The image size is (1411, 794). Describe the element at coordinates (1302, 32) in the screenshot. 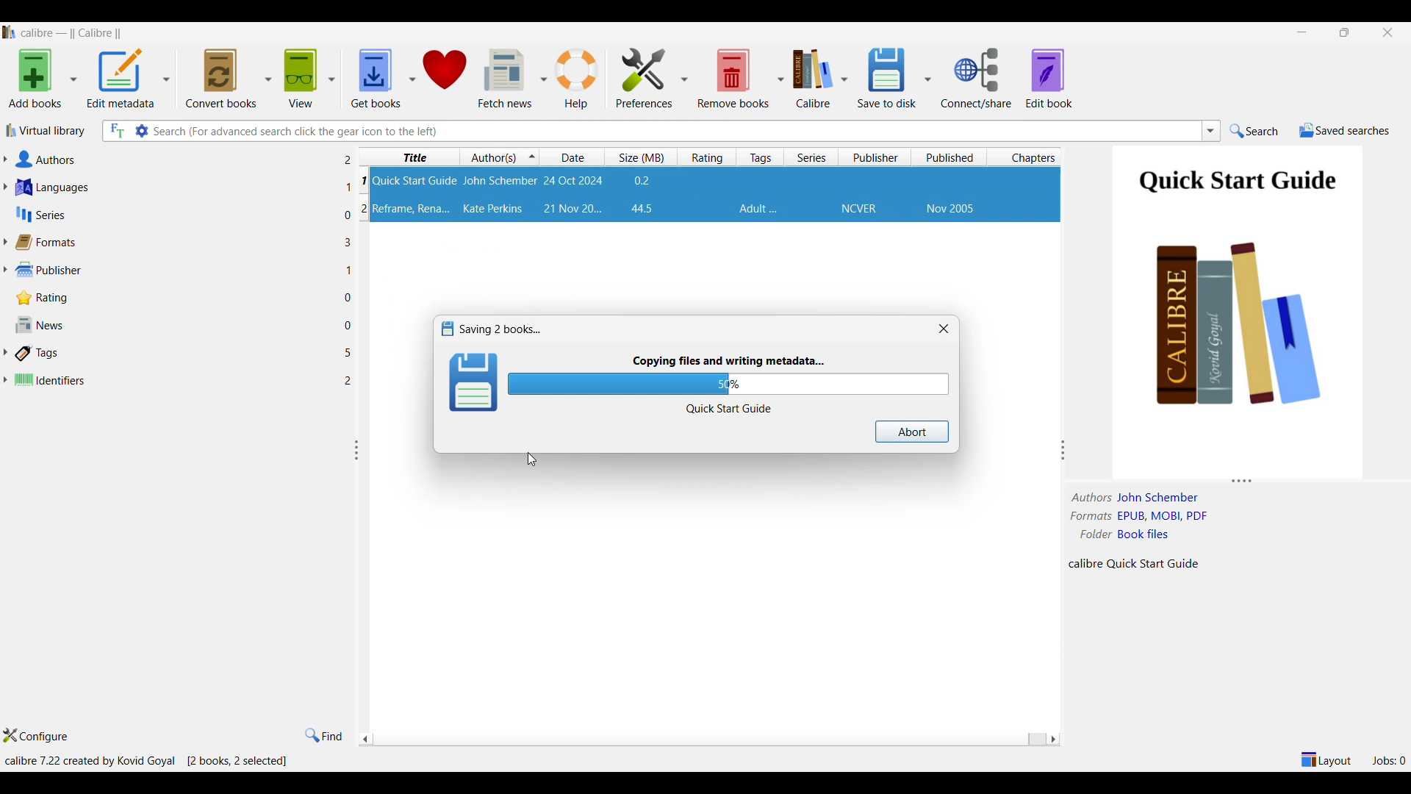

I see `Minimize` at that location.